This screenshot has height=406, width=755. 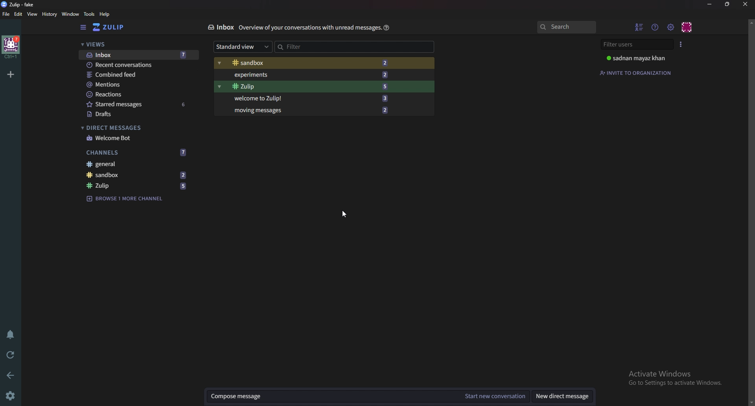 I want to click on Home, so click(x=11, y=47).